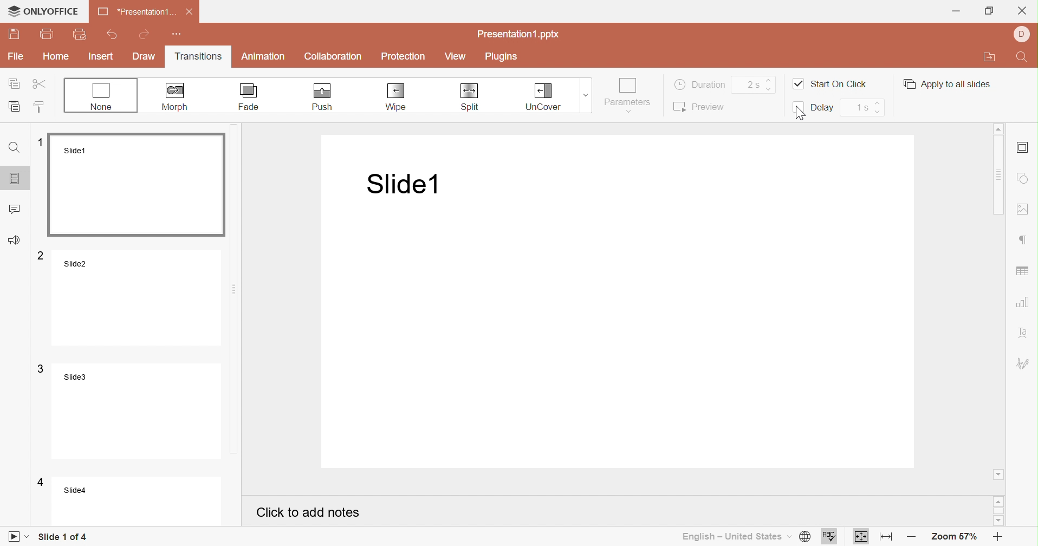 The image size is (1038, 546). Describe the element at coordinates (111, 35) in the screenshot. I see `Undo` at that location.